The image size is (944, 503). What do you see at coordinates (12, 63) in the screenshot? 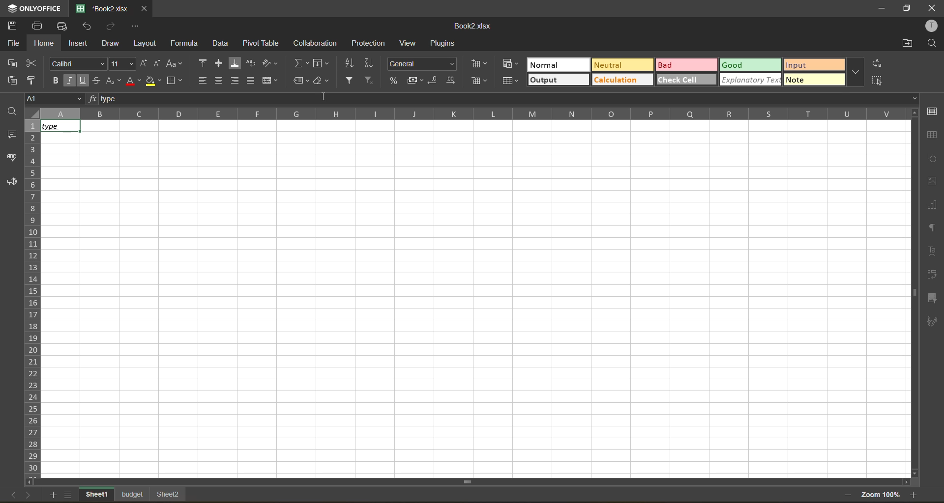
I see `copy` at bounding box center [12, 63].